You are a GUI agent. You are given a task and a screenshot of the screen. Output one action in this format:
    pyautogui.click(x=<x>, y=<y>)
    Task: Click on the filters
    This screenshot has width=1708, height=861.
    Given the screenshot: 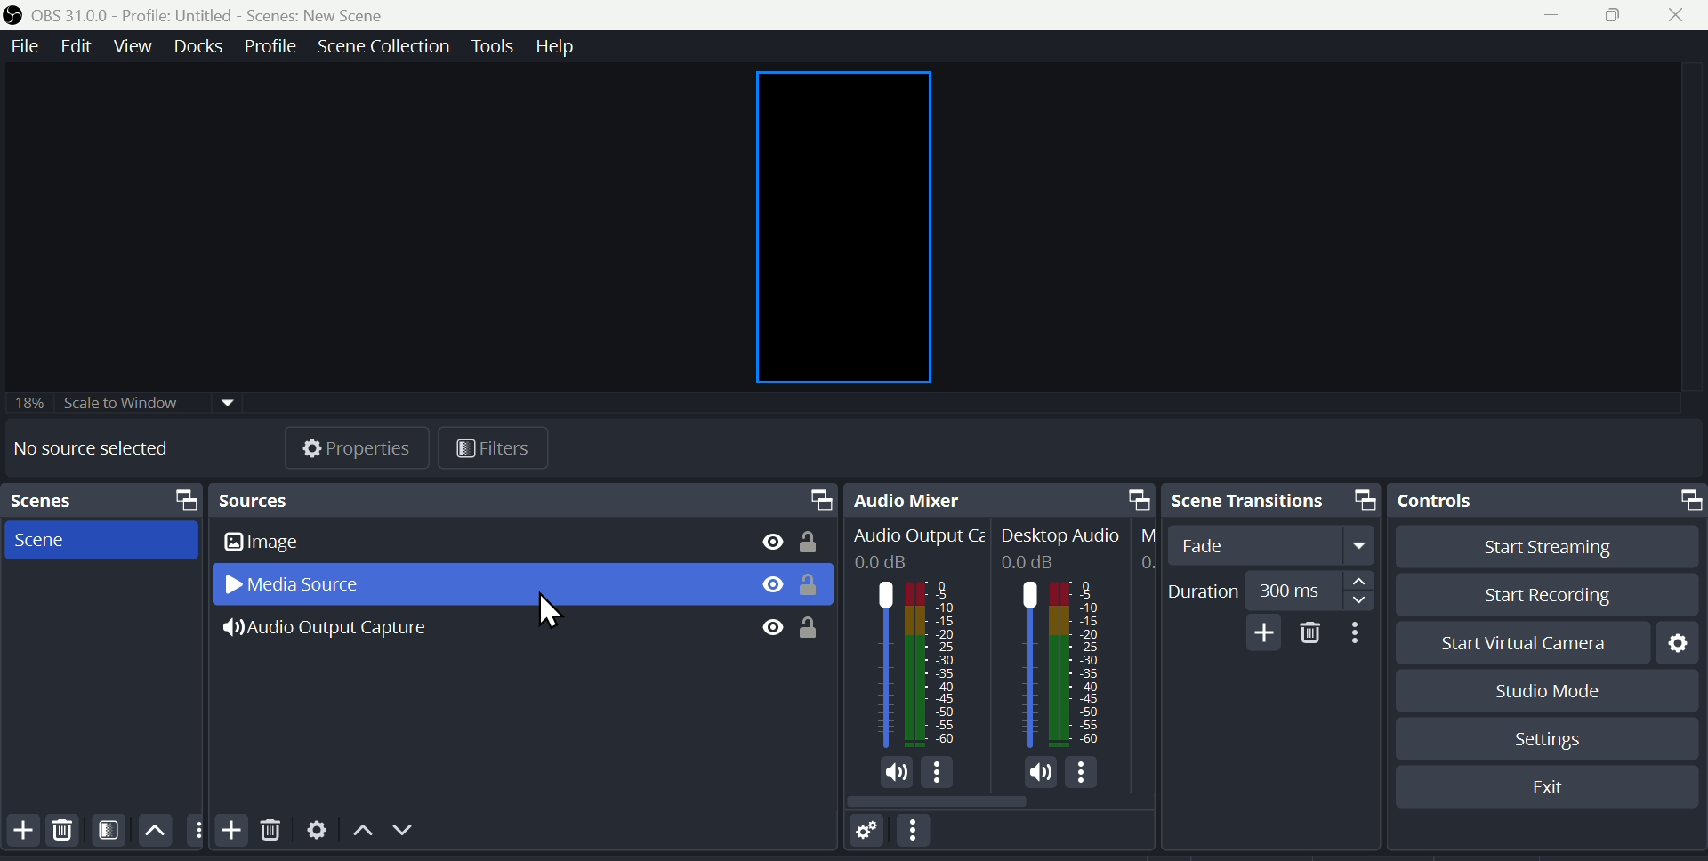 What is the action you would take?
    pyautogui.click(x=489, y=450)
    